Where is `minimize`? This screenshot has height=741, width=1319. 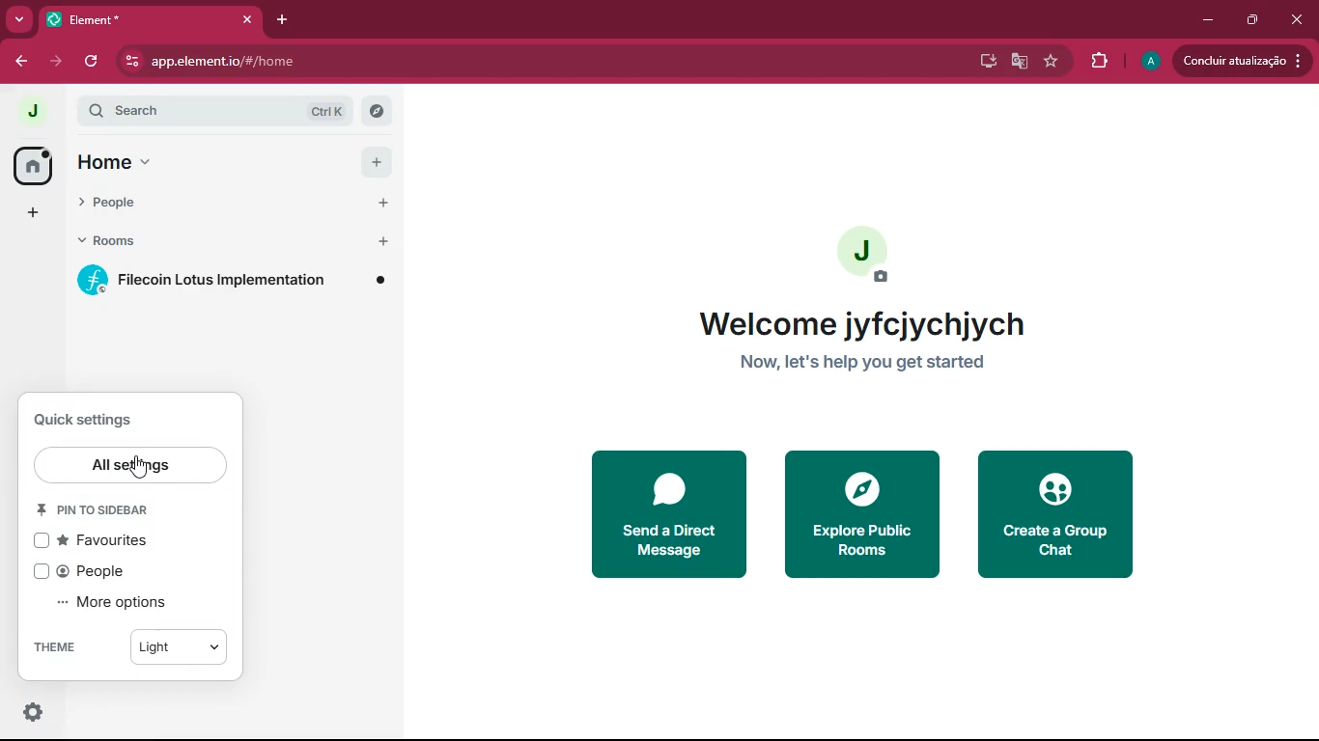
minimize is located at coordinates (1209, 19).